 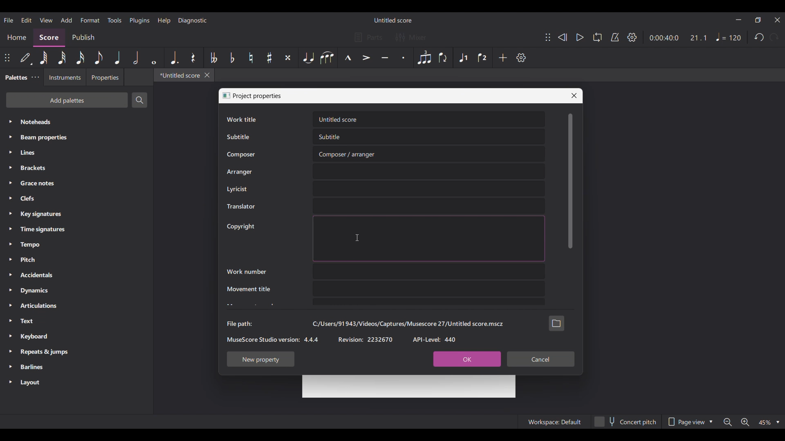 I want to click on Brackets, so click(x=76, y=168).